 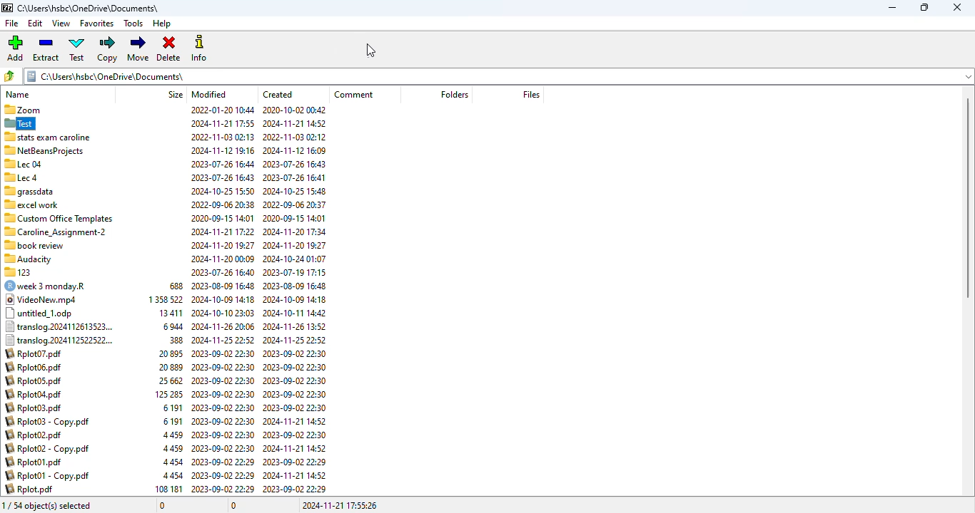 What do you see at coordinates (223, 447) in the screenshot?
I see `2023-09-02 22:30` at bounding box center [223, 447].